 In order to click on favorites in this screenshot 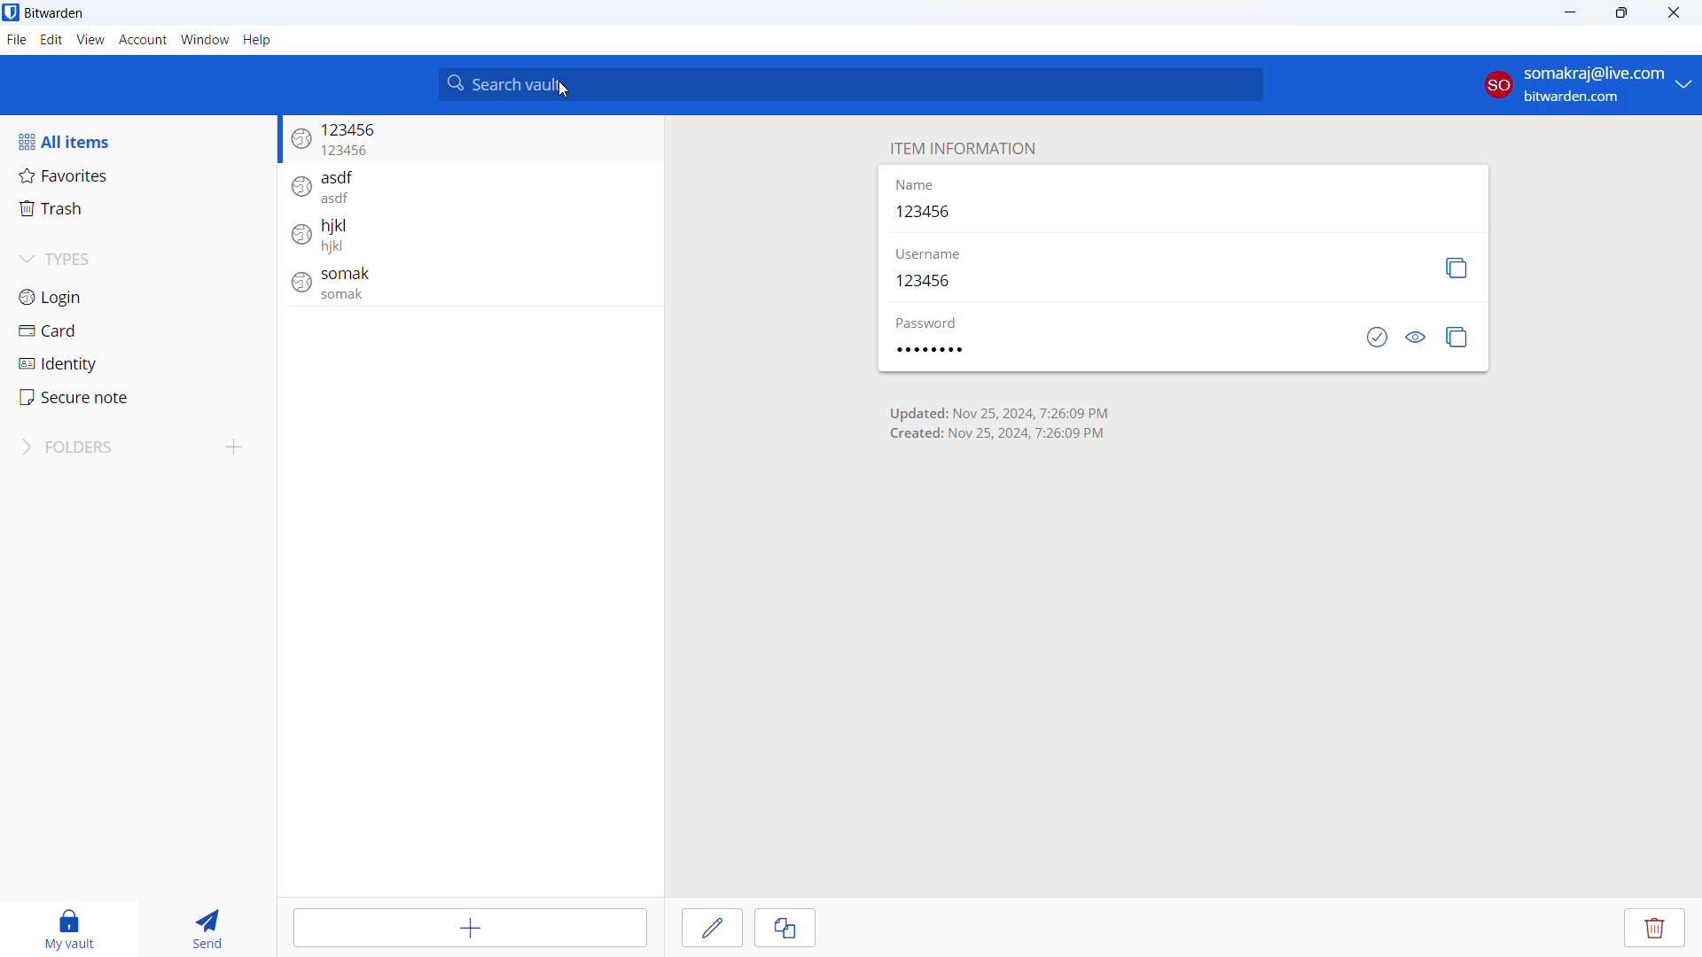, I will do `click(135, 175)`.